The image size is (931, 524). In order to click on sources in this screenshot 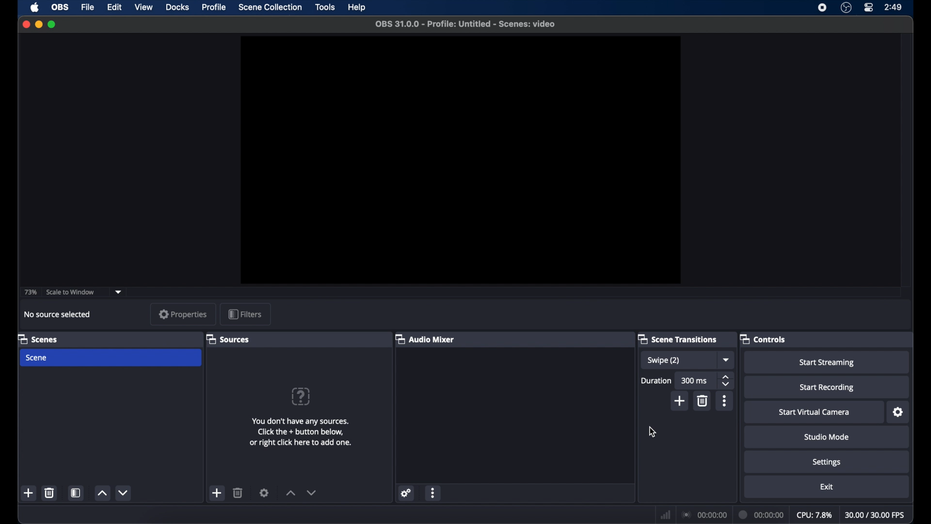, I will do `click(227, 340)`.